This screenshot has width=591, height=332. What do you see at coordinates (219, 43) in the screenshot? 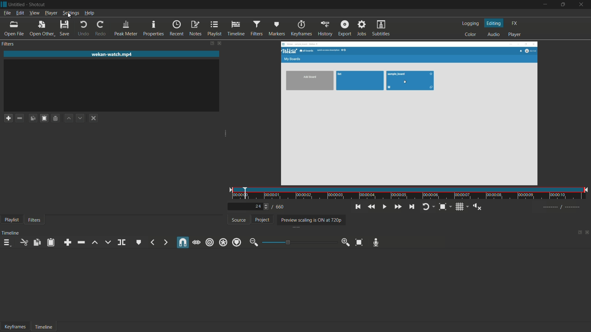
I see `close filters` at bounding box center [219, 43].